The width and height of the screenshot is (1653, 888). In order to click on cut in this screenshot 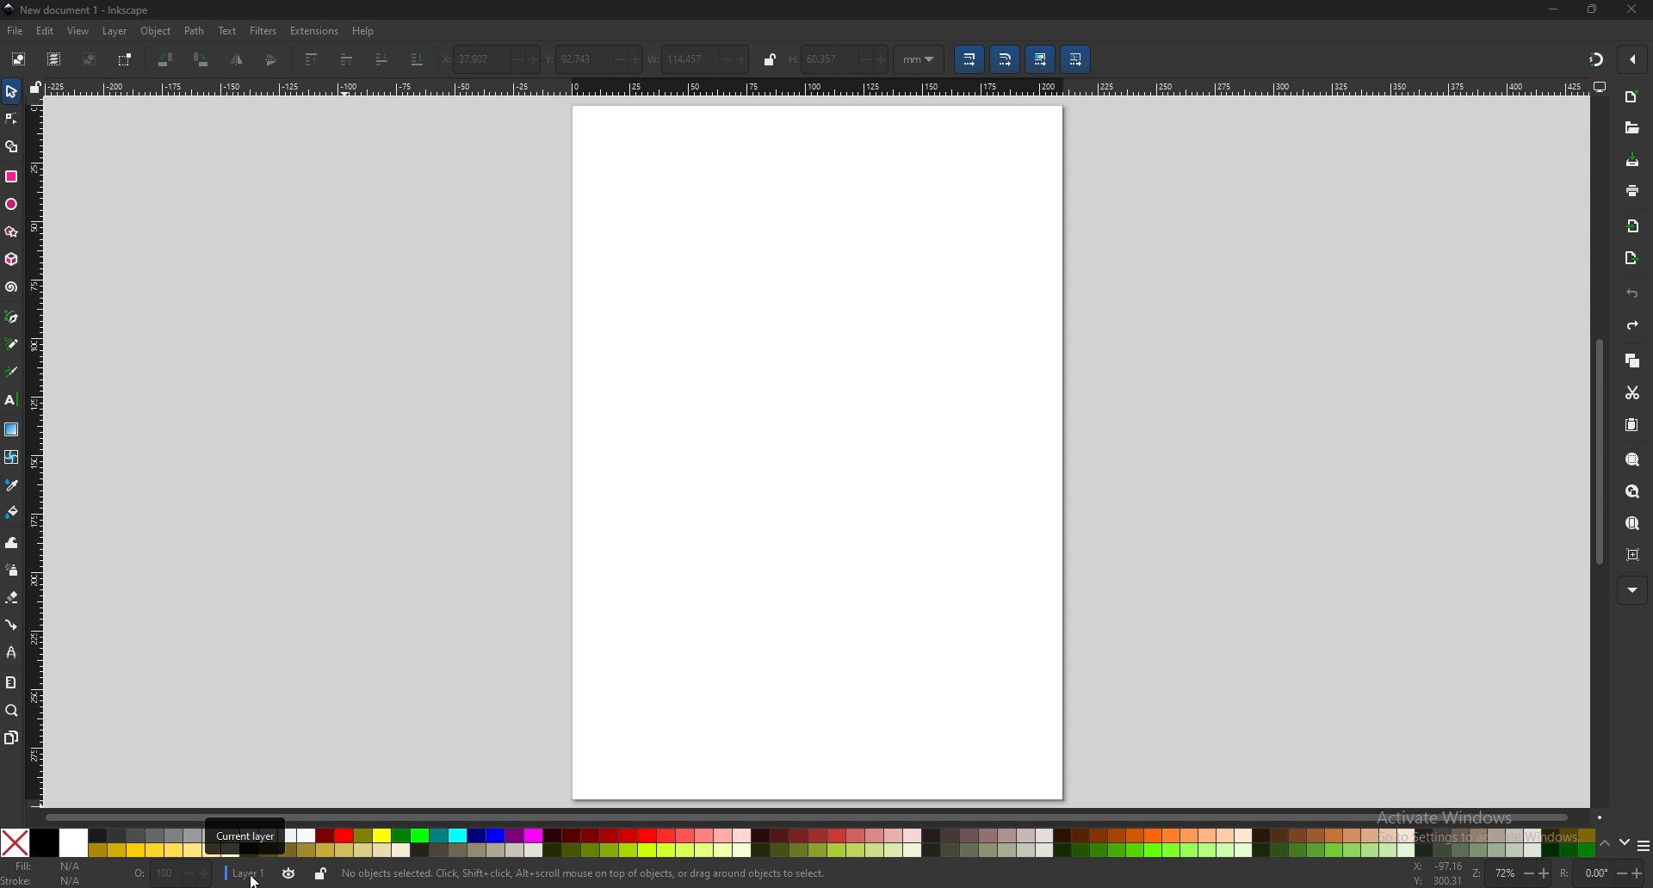, I will do `click(1633, 393)`.